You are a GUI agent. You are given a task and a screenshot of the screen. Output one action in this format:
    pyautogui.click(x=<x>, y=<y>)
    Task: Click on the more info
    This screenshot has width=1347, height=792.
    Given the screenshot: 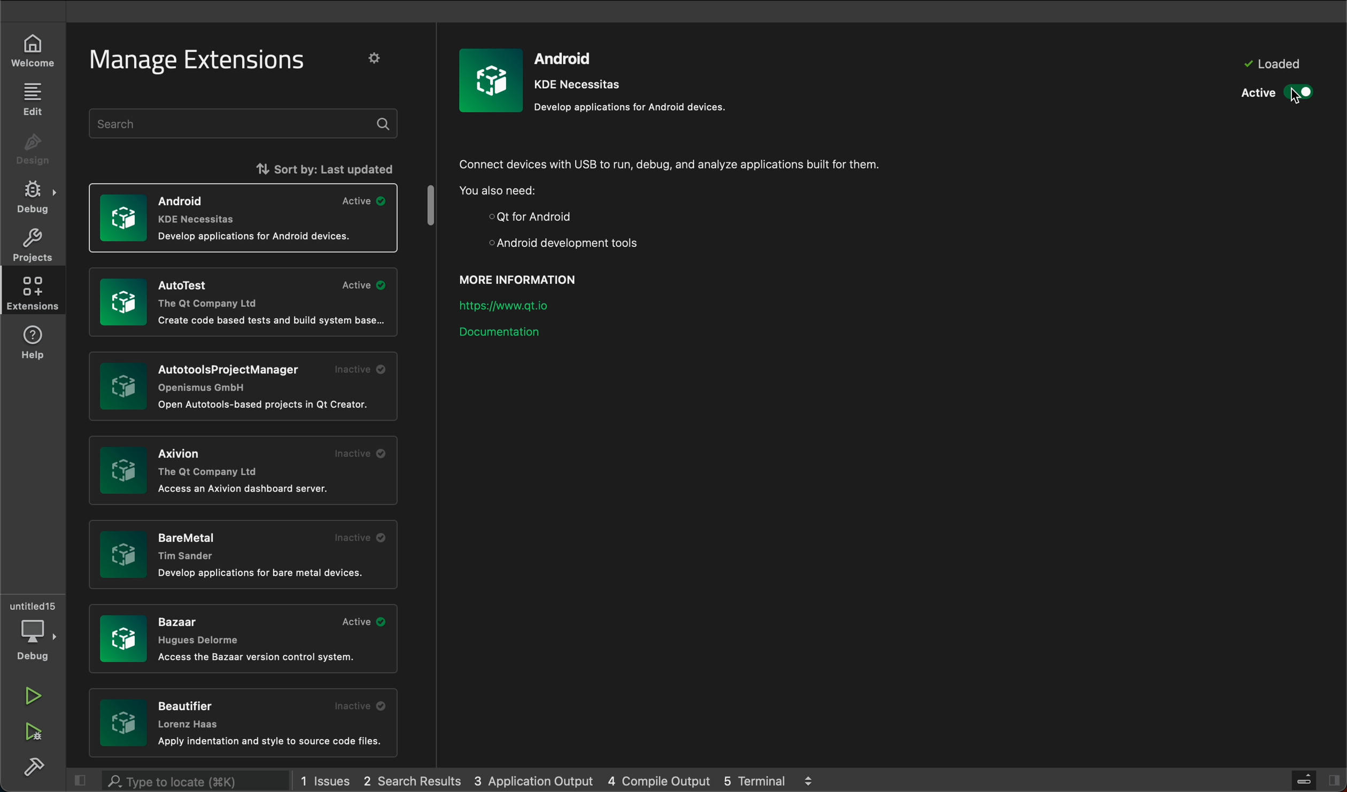 What is the action you would take?
    pyautogui.click(x=531, y=276)
    